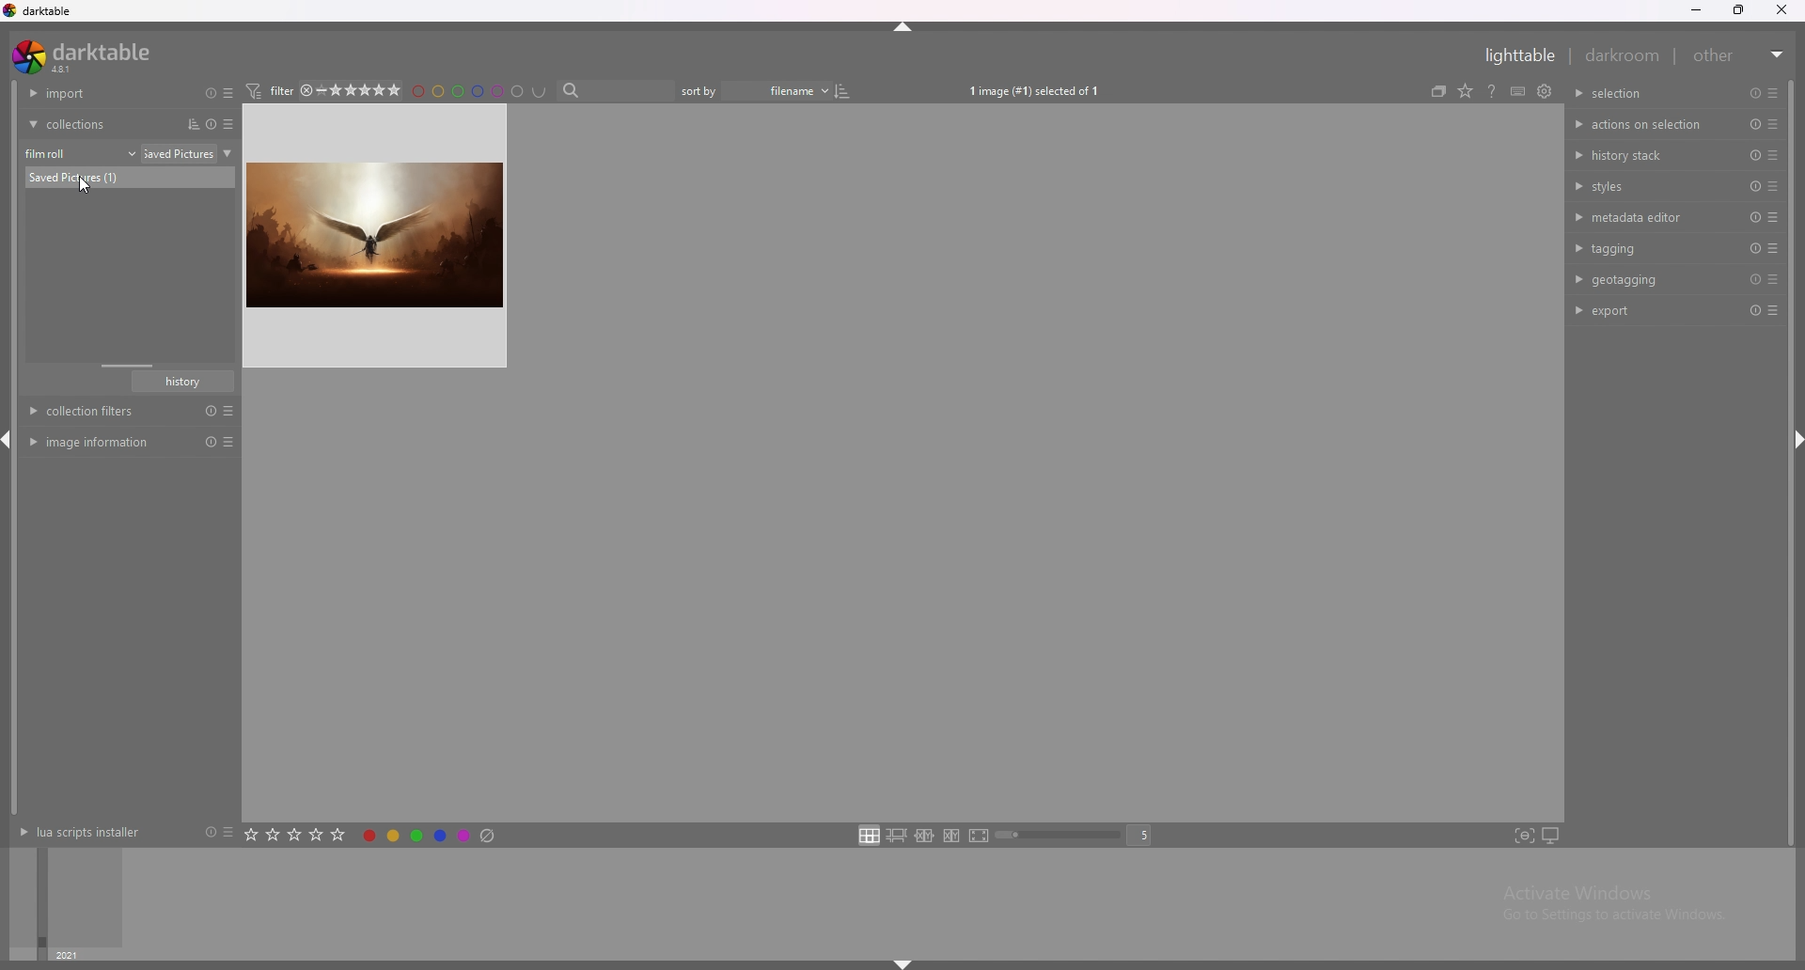  Describe the element at coordinates (485, 91) in the screenshot. I see `filter by color label` at that location.